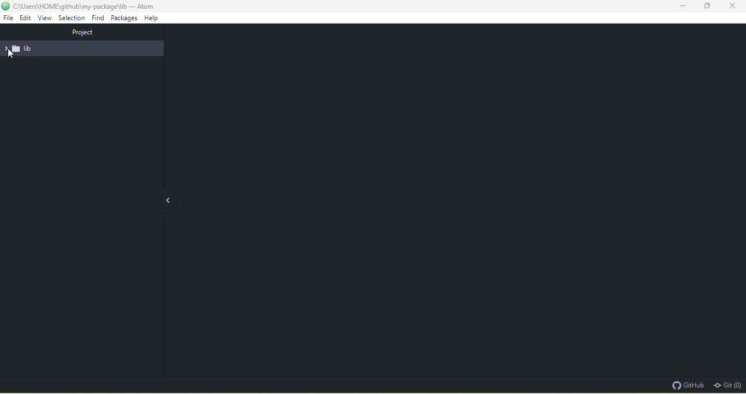  What do you see at coordinates (168, 198) in the screenshot?
I see `collapse` at bounding box center [168, 198].